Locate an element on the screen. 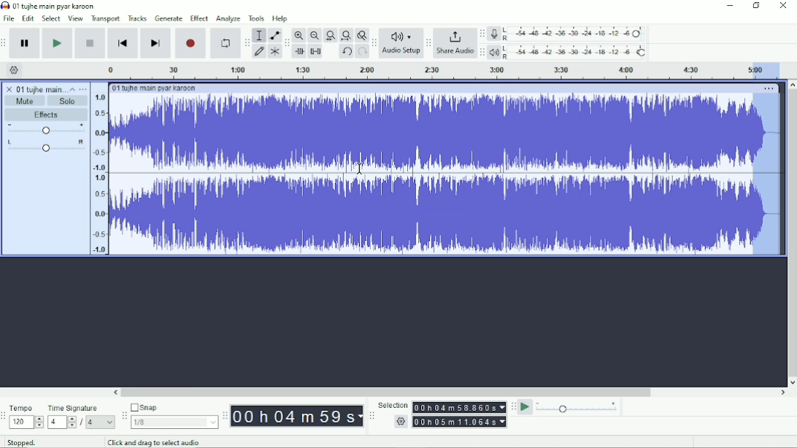 The image size is (797, 448). Click and drag to select audio is located at coordinates (158, 442).